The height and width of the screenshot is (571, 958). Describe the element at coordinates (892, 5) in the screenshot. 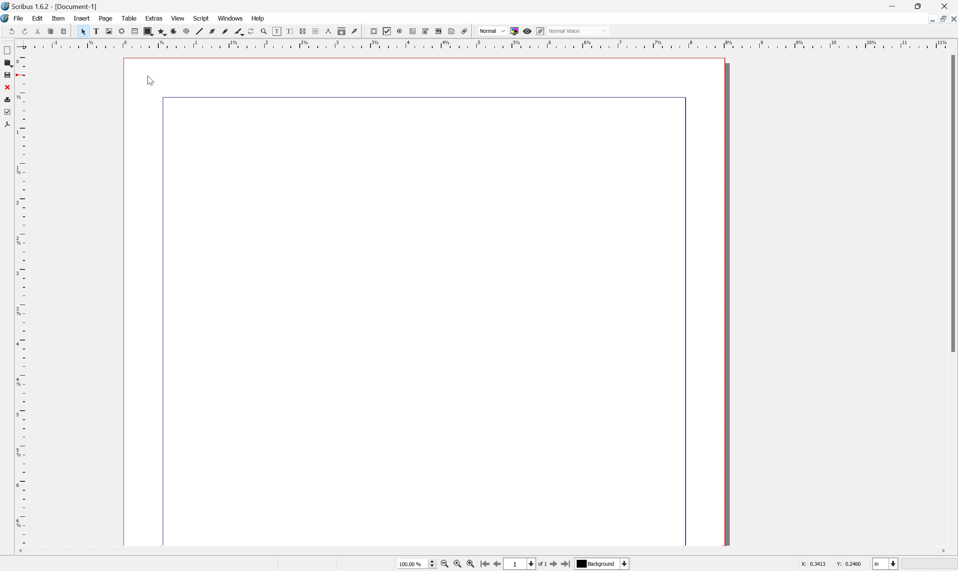

I see `minimize` at that location.